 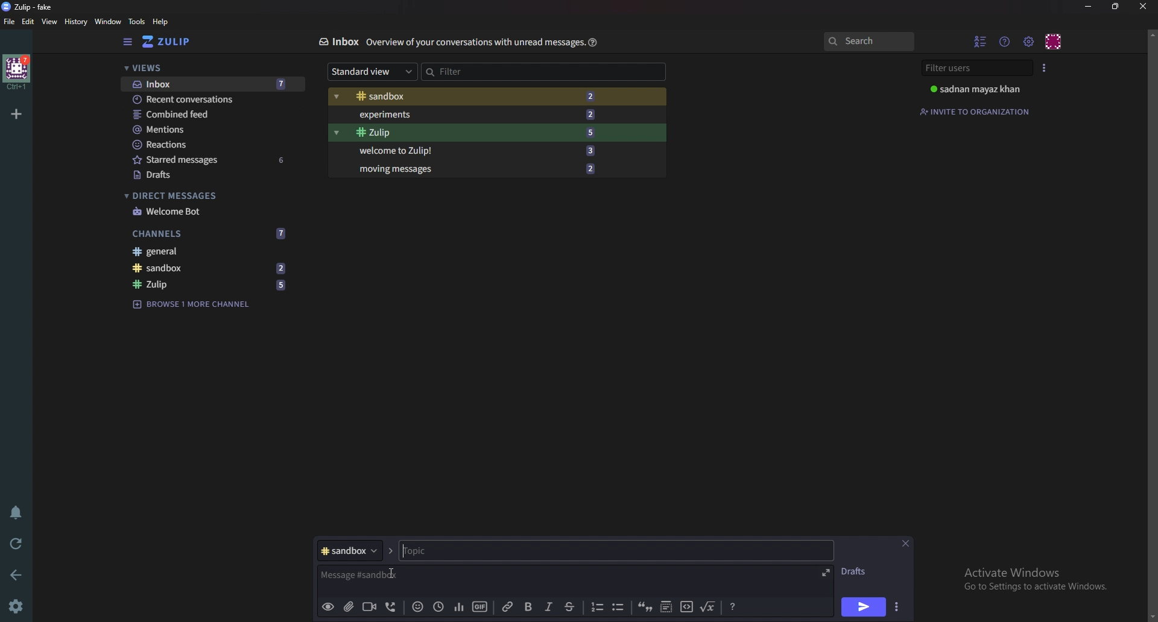 I want to click on Welcome to zulip, so click(x=473, y=149).